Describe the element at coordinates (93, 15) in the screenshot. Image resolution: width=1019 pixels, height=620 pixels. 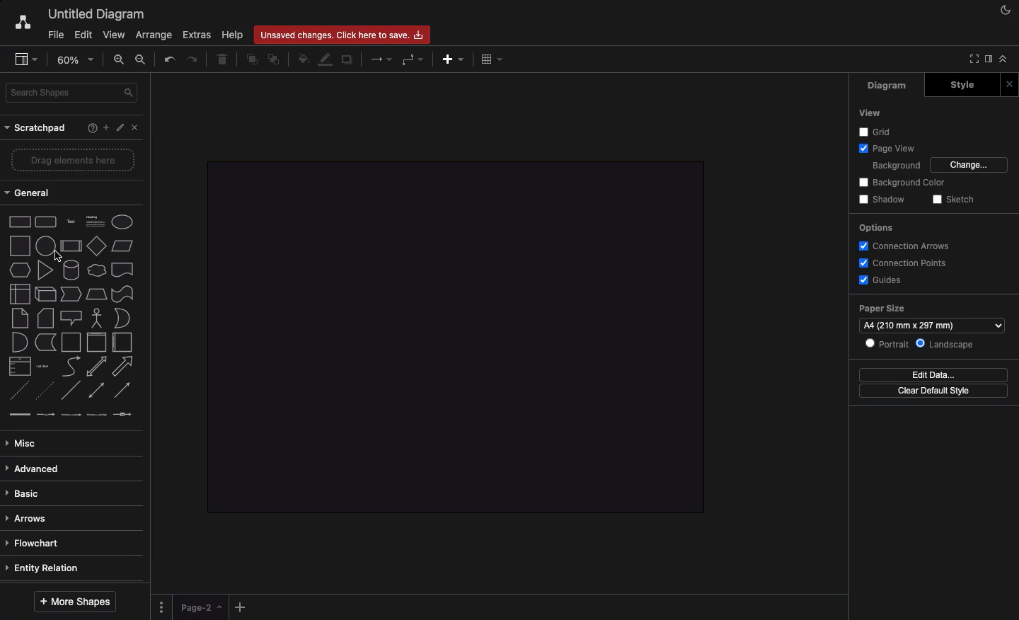
I see `Untitled diagram` at that location.